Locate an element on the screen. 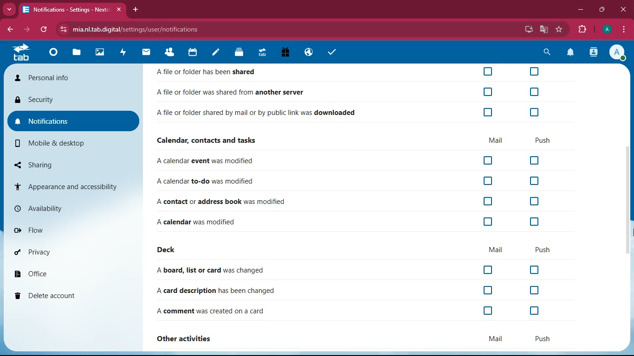  A contact or address book was modified is located at coordinates (225, 203).